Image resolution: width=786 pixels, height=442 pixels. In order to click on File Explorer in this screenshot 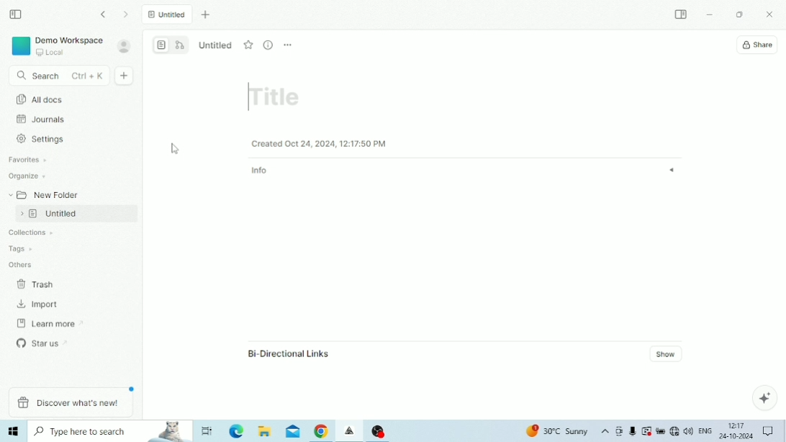, I will do `click(265, 431)`.